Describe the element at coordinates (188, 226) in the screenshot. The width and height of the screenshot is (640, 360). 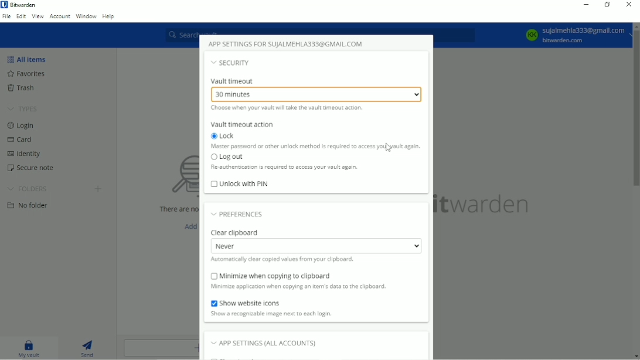
I see `Add item ` at that location.